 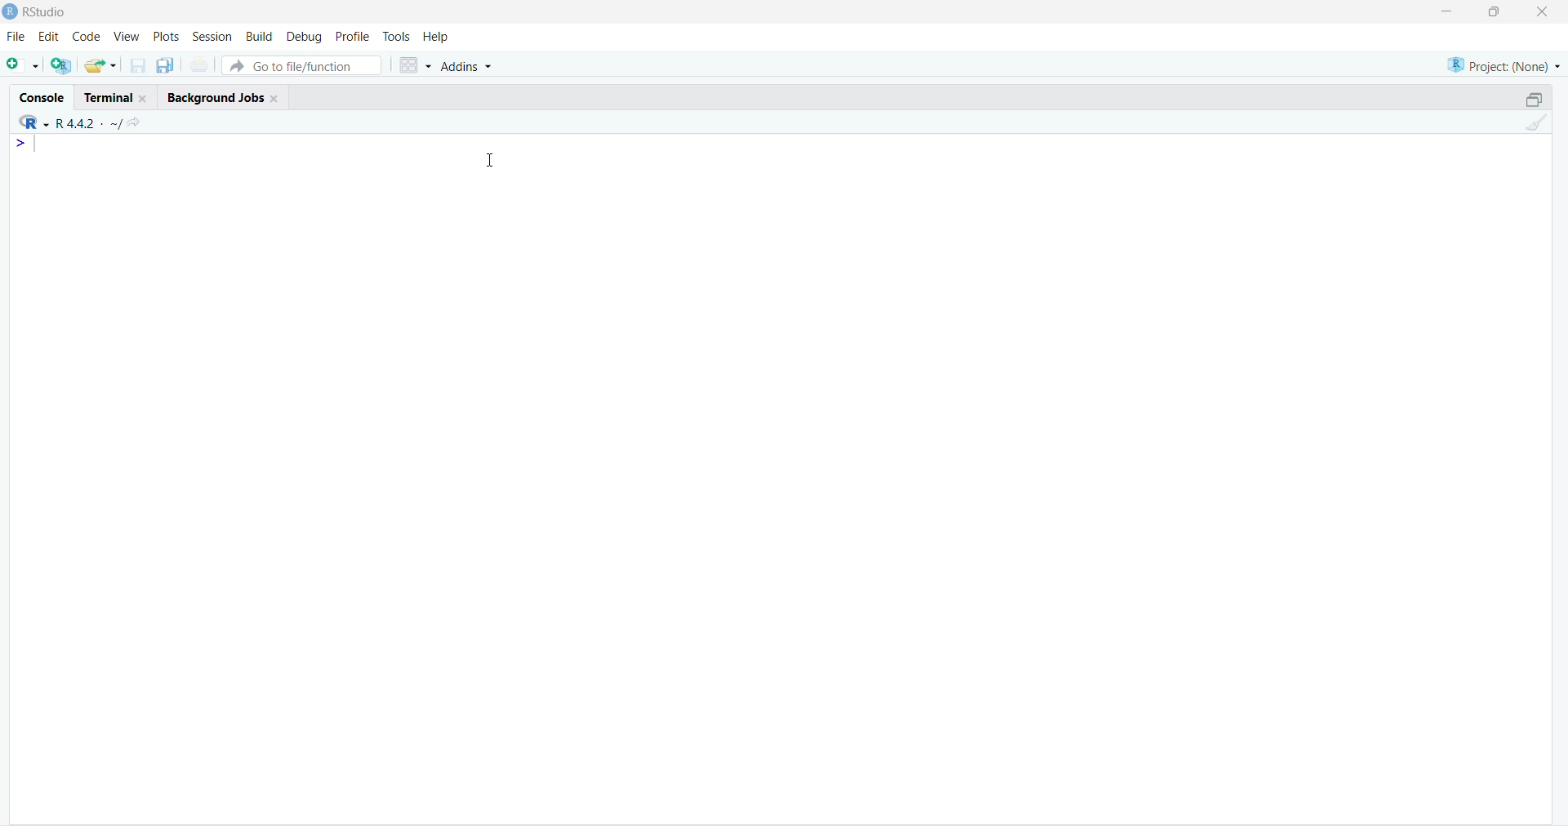 What do you see at coordinates (165, 65) in the screenshot?
I see `copy` at bounding box center [165, 65].